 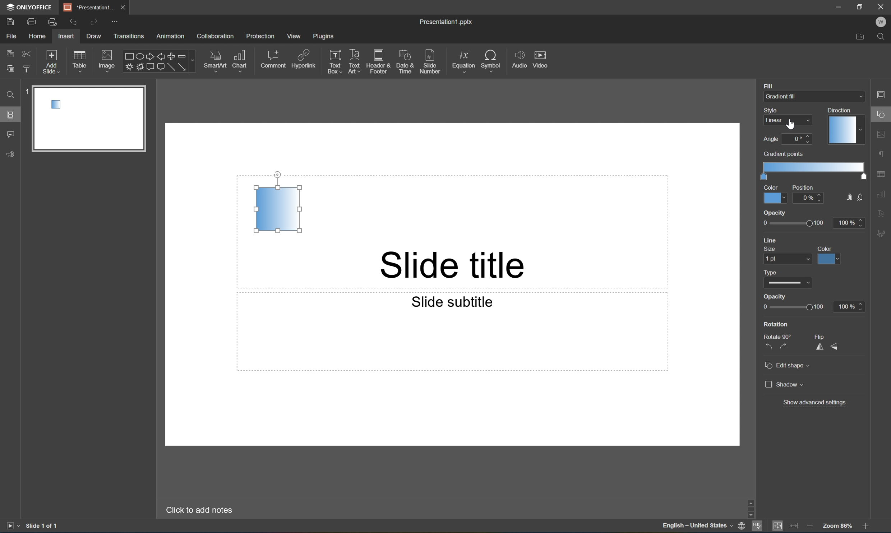 I want to click on Close, so click(x=122, y=8).